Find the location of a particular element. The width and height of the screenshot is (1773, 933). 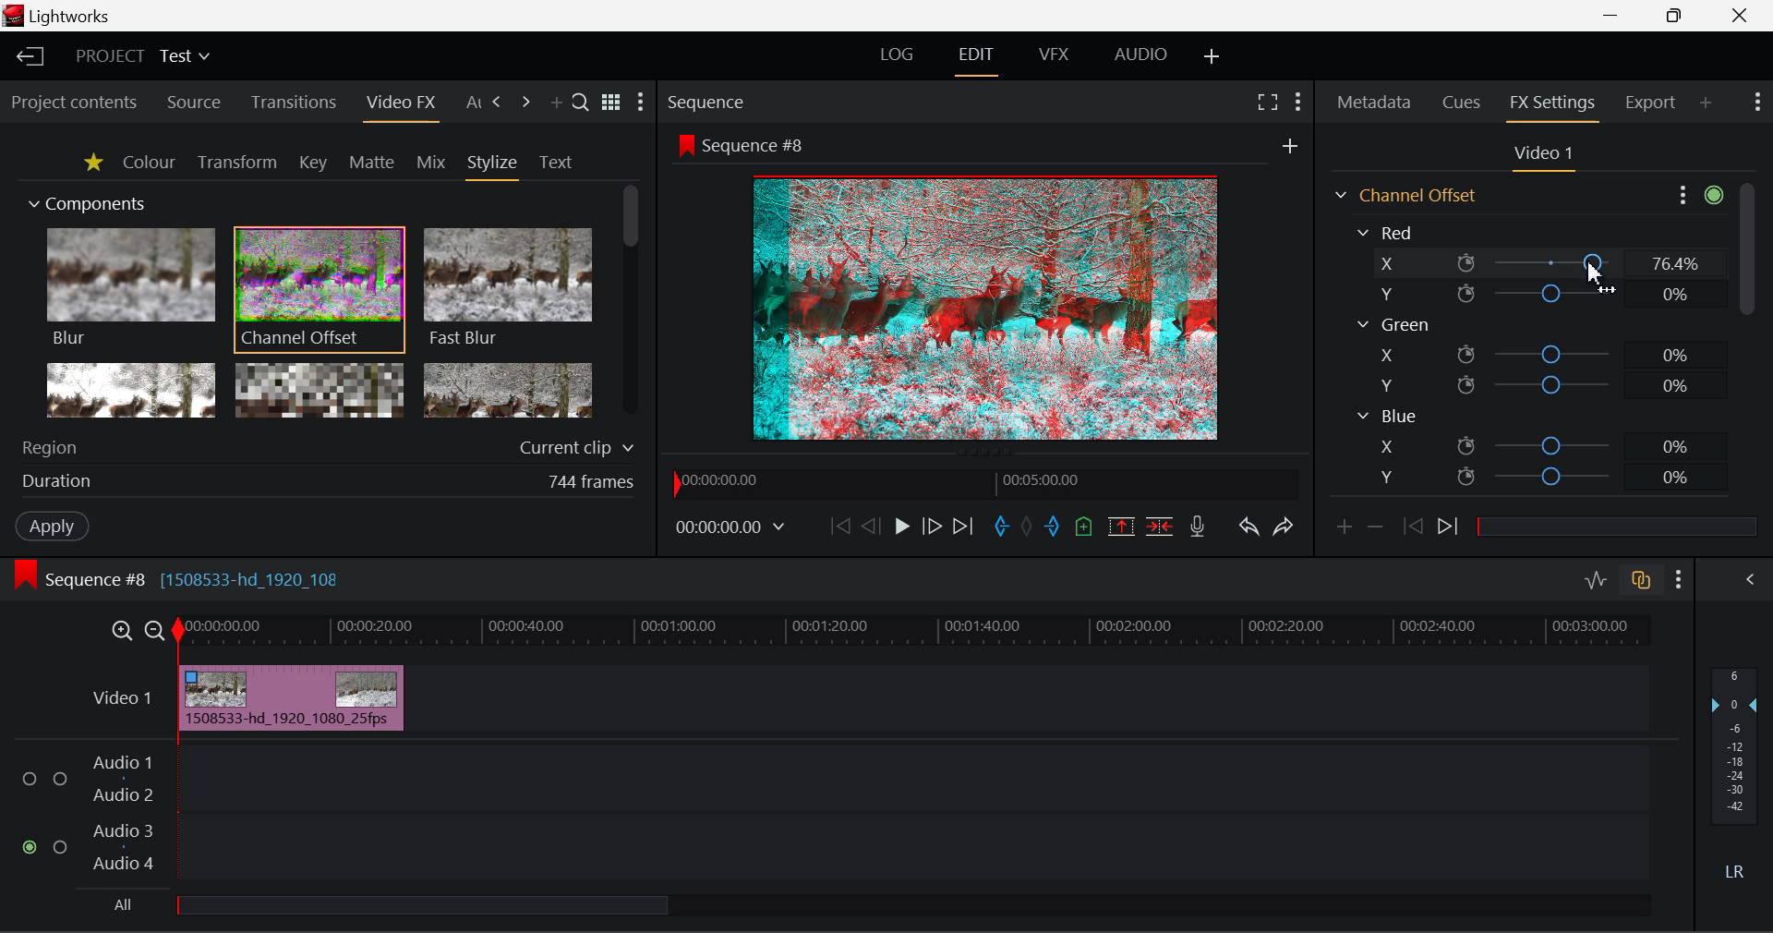

Show Settings is located at coordinates (1297, 104).